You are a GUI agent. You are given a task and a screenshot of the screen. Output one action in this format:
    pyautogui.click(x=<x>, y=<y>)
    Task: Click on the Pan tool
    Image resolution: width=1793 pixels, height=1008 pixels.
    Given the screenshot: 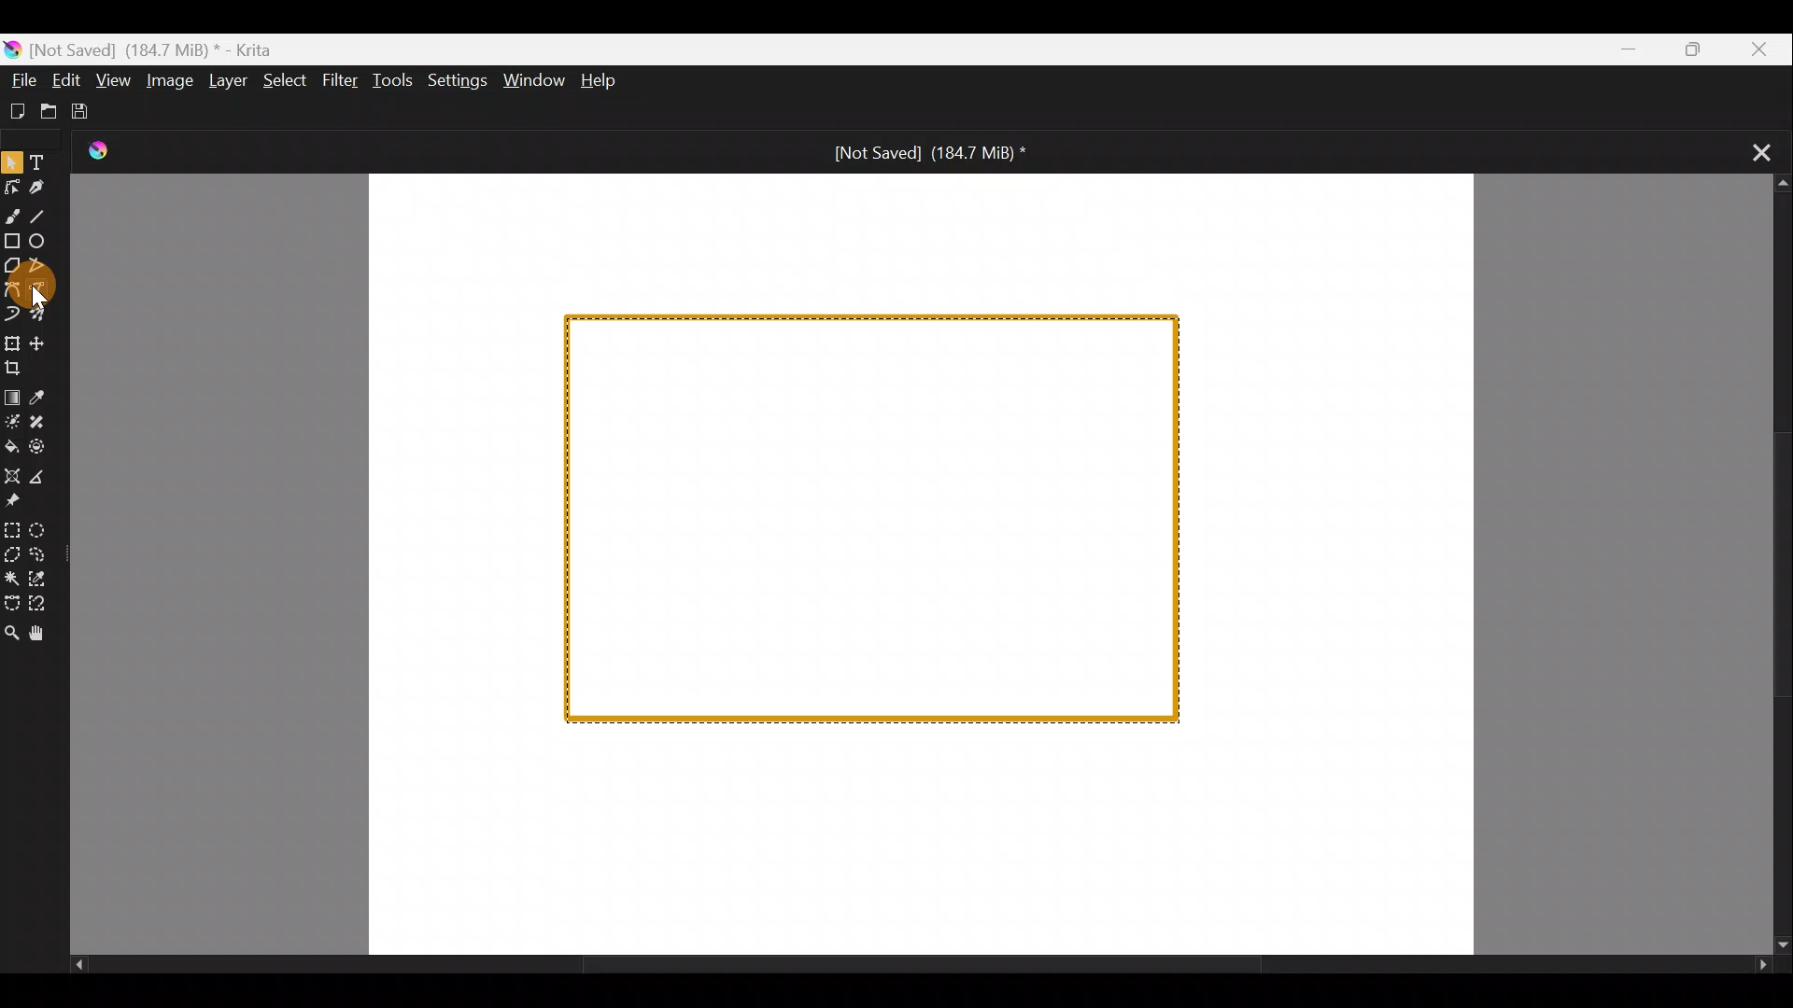 What is the action you would take?
    pyautogui.click(x=48, y=636)
    